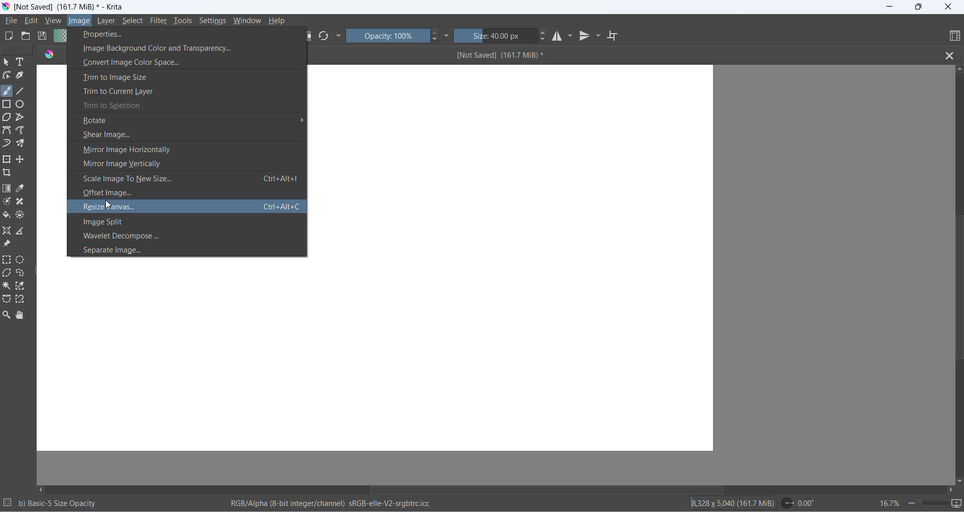 The height and width of the screenshot is (512, 964). Describe the element at coordinates (278, 21) in the screenshot. I see `help` at that location.